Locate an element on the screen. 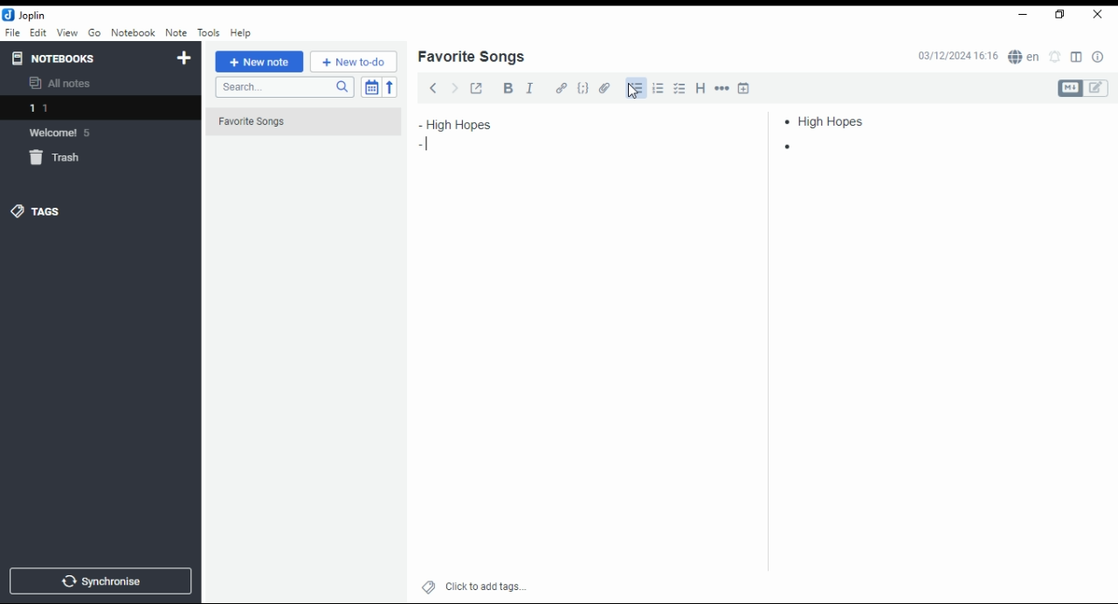  trash is located at coordinates (65, 161).